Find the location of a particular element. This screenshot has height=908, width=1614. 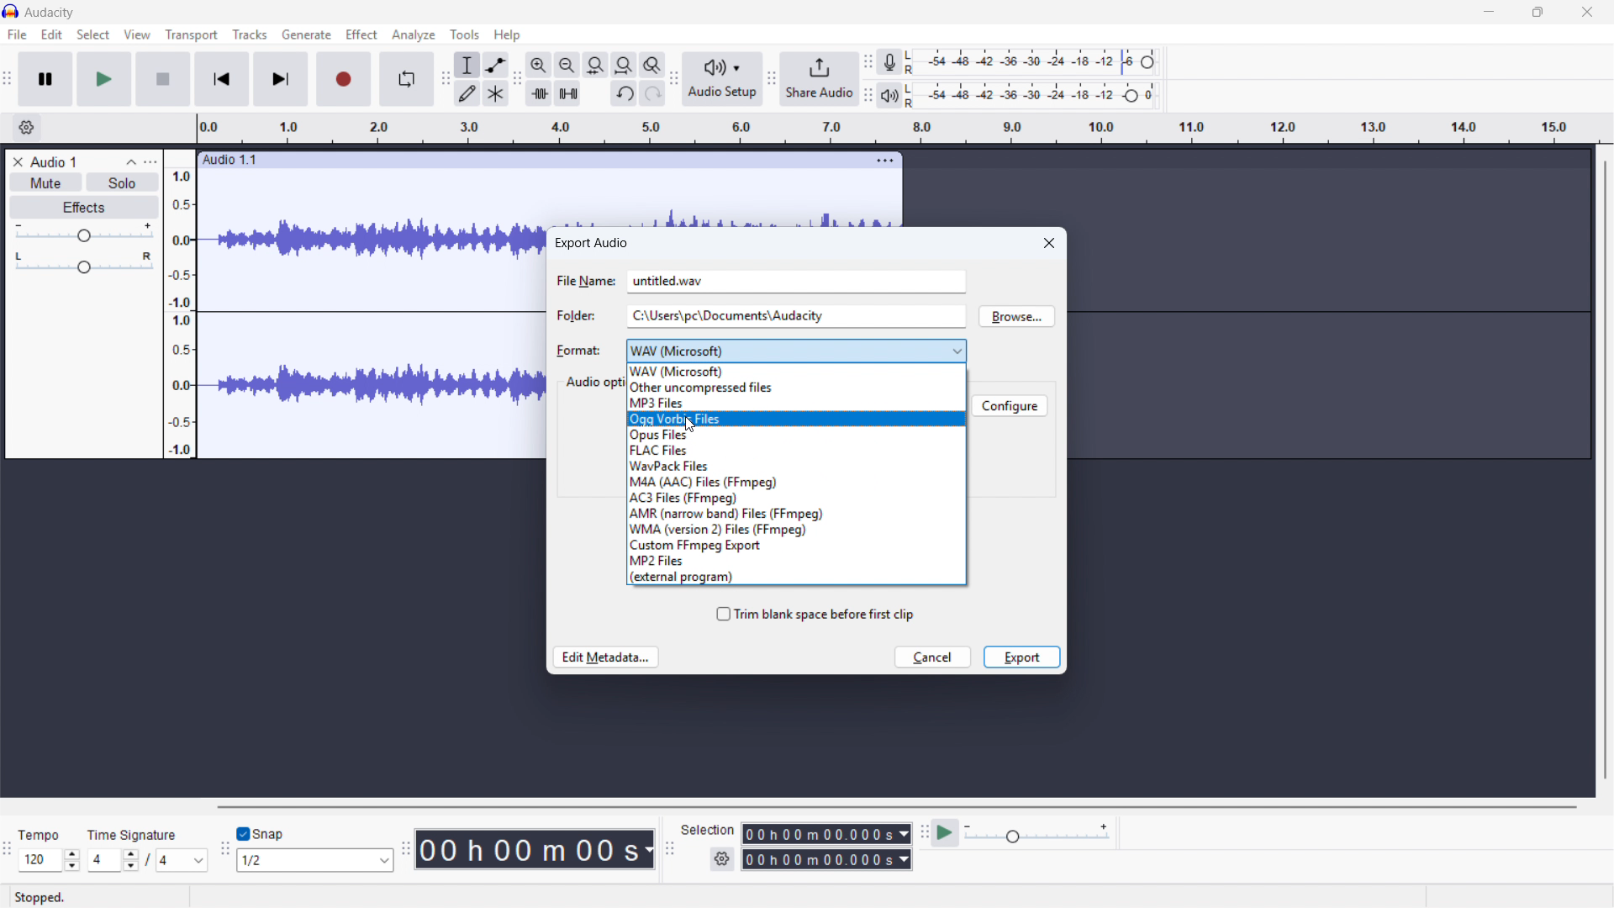

Audacity time toolbar  is located at coordinates (406, 848).